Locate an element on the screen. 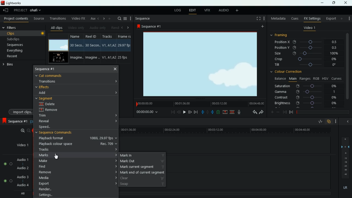  remove is located at coordinates (78, 172).